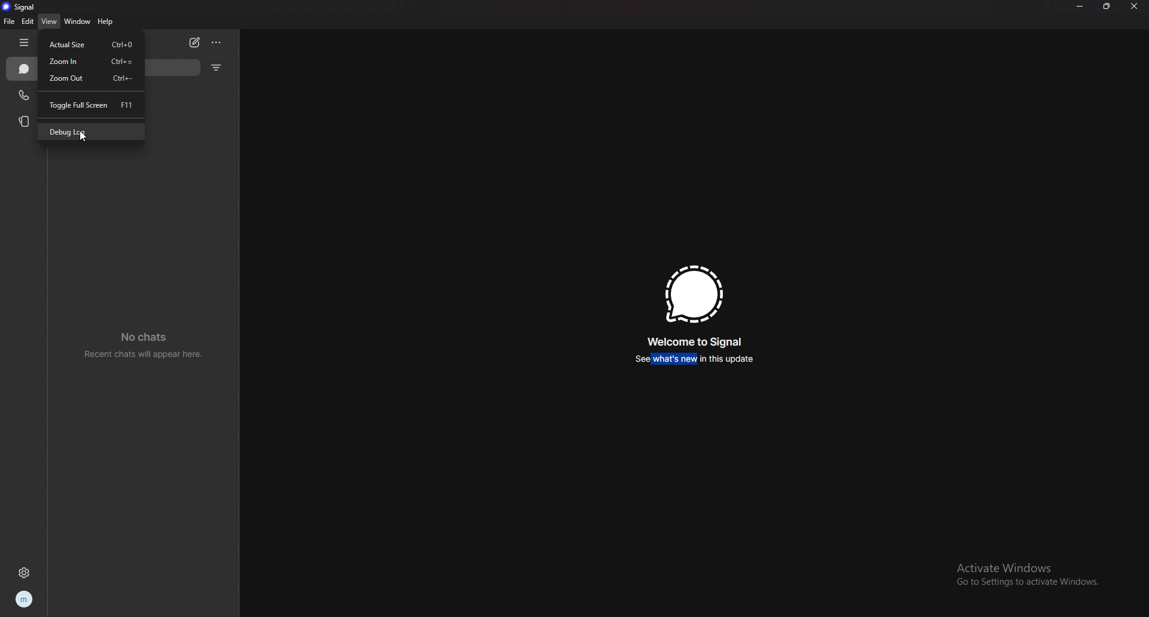 This screenshot has height=617, width=1149. Describe the element at coordinates (23, 7) in the screenshot. I see `signal` at that location.